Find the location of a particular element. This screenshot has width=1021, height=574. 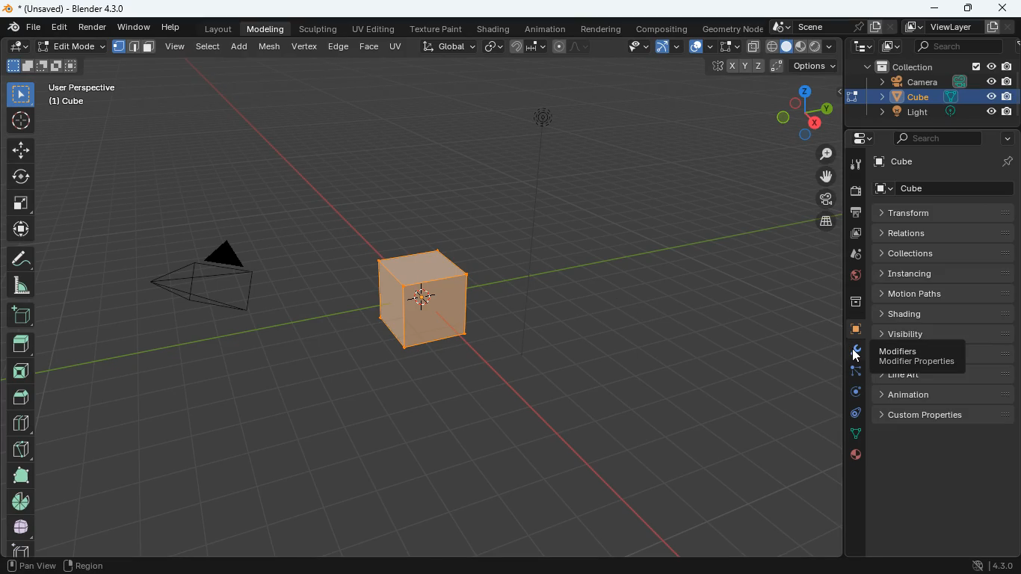

add is located at coordinates (19, 316).